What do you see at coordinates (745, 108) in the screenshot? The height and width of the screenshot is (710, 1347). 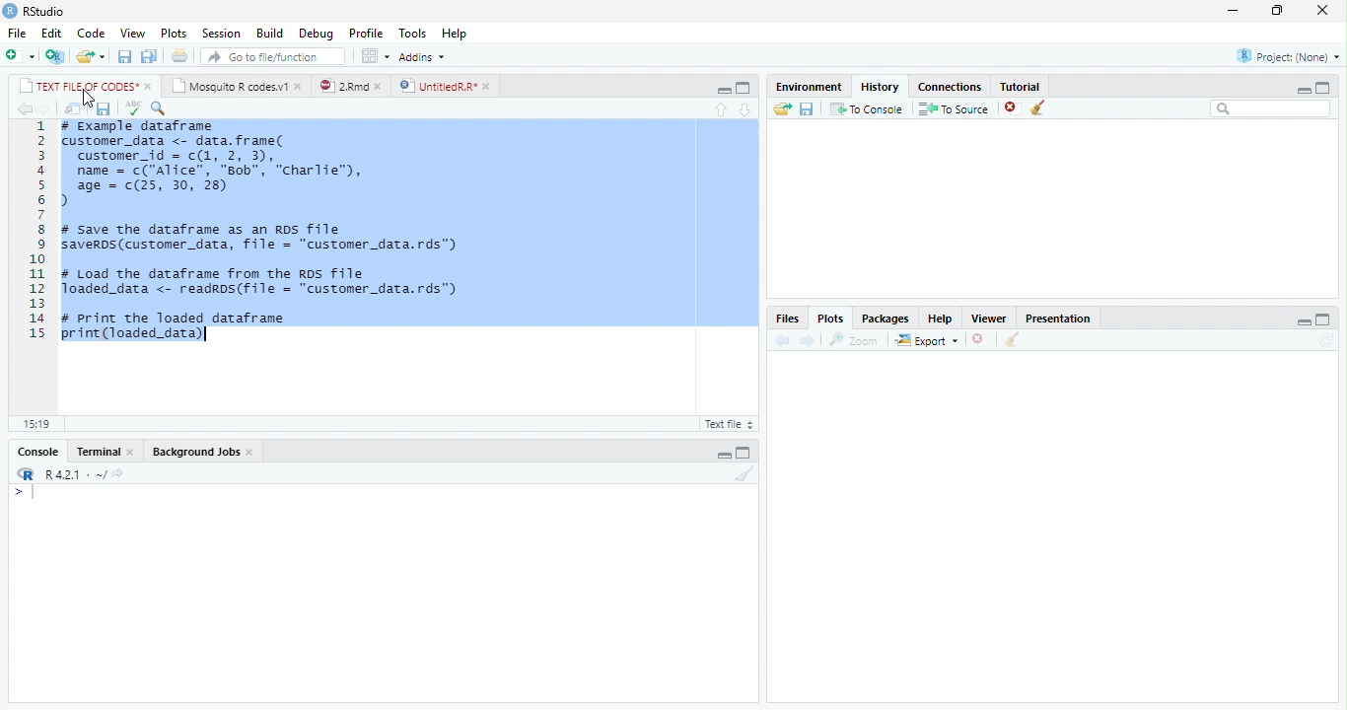 I see `down` at bounding box center [745, 108].